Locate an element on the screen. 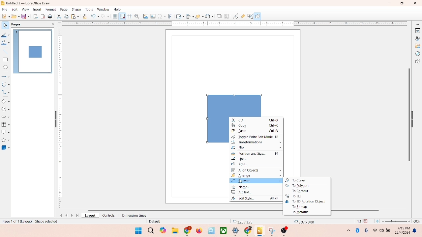 The width and height of the screenshot is (422, 237). copilot is located at coordinates (164, 230).